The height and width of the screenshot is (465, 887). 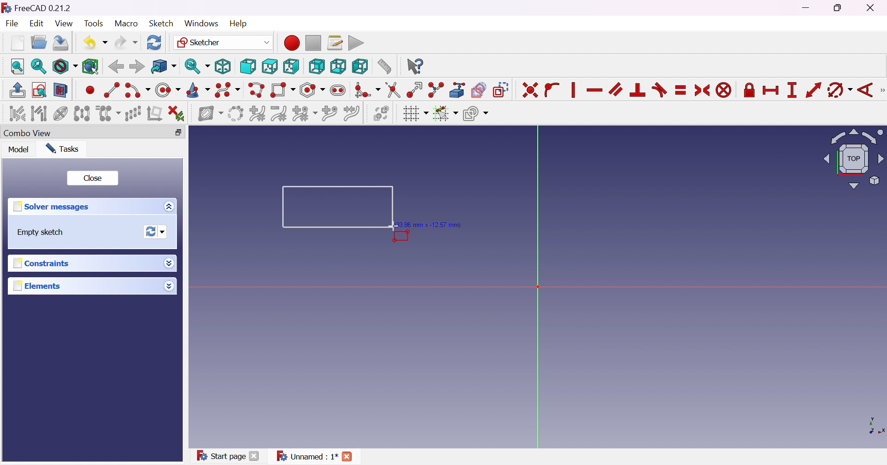 I want to click on Forces recomputation of active document, so click(x=158, y=231).